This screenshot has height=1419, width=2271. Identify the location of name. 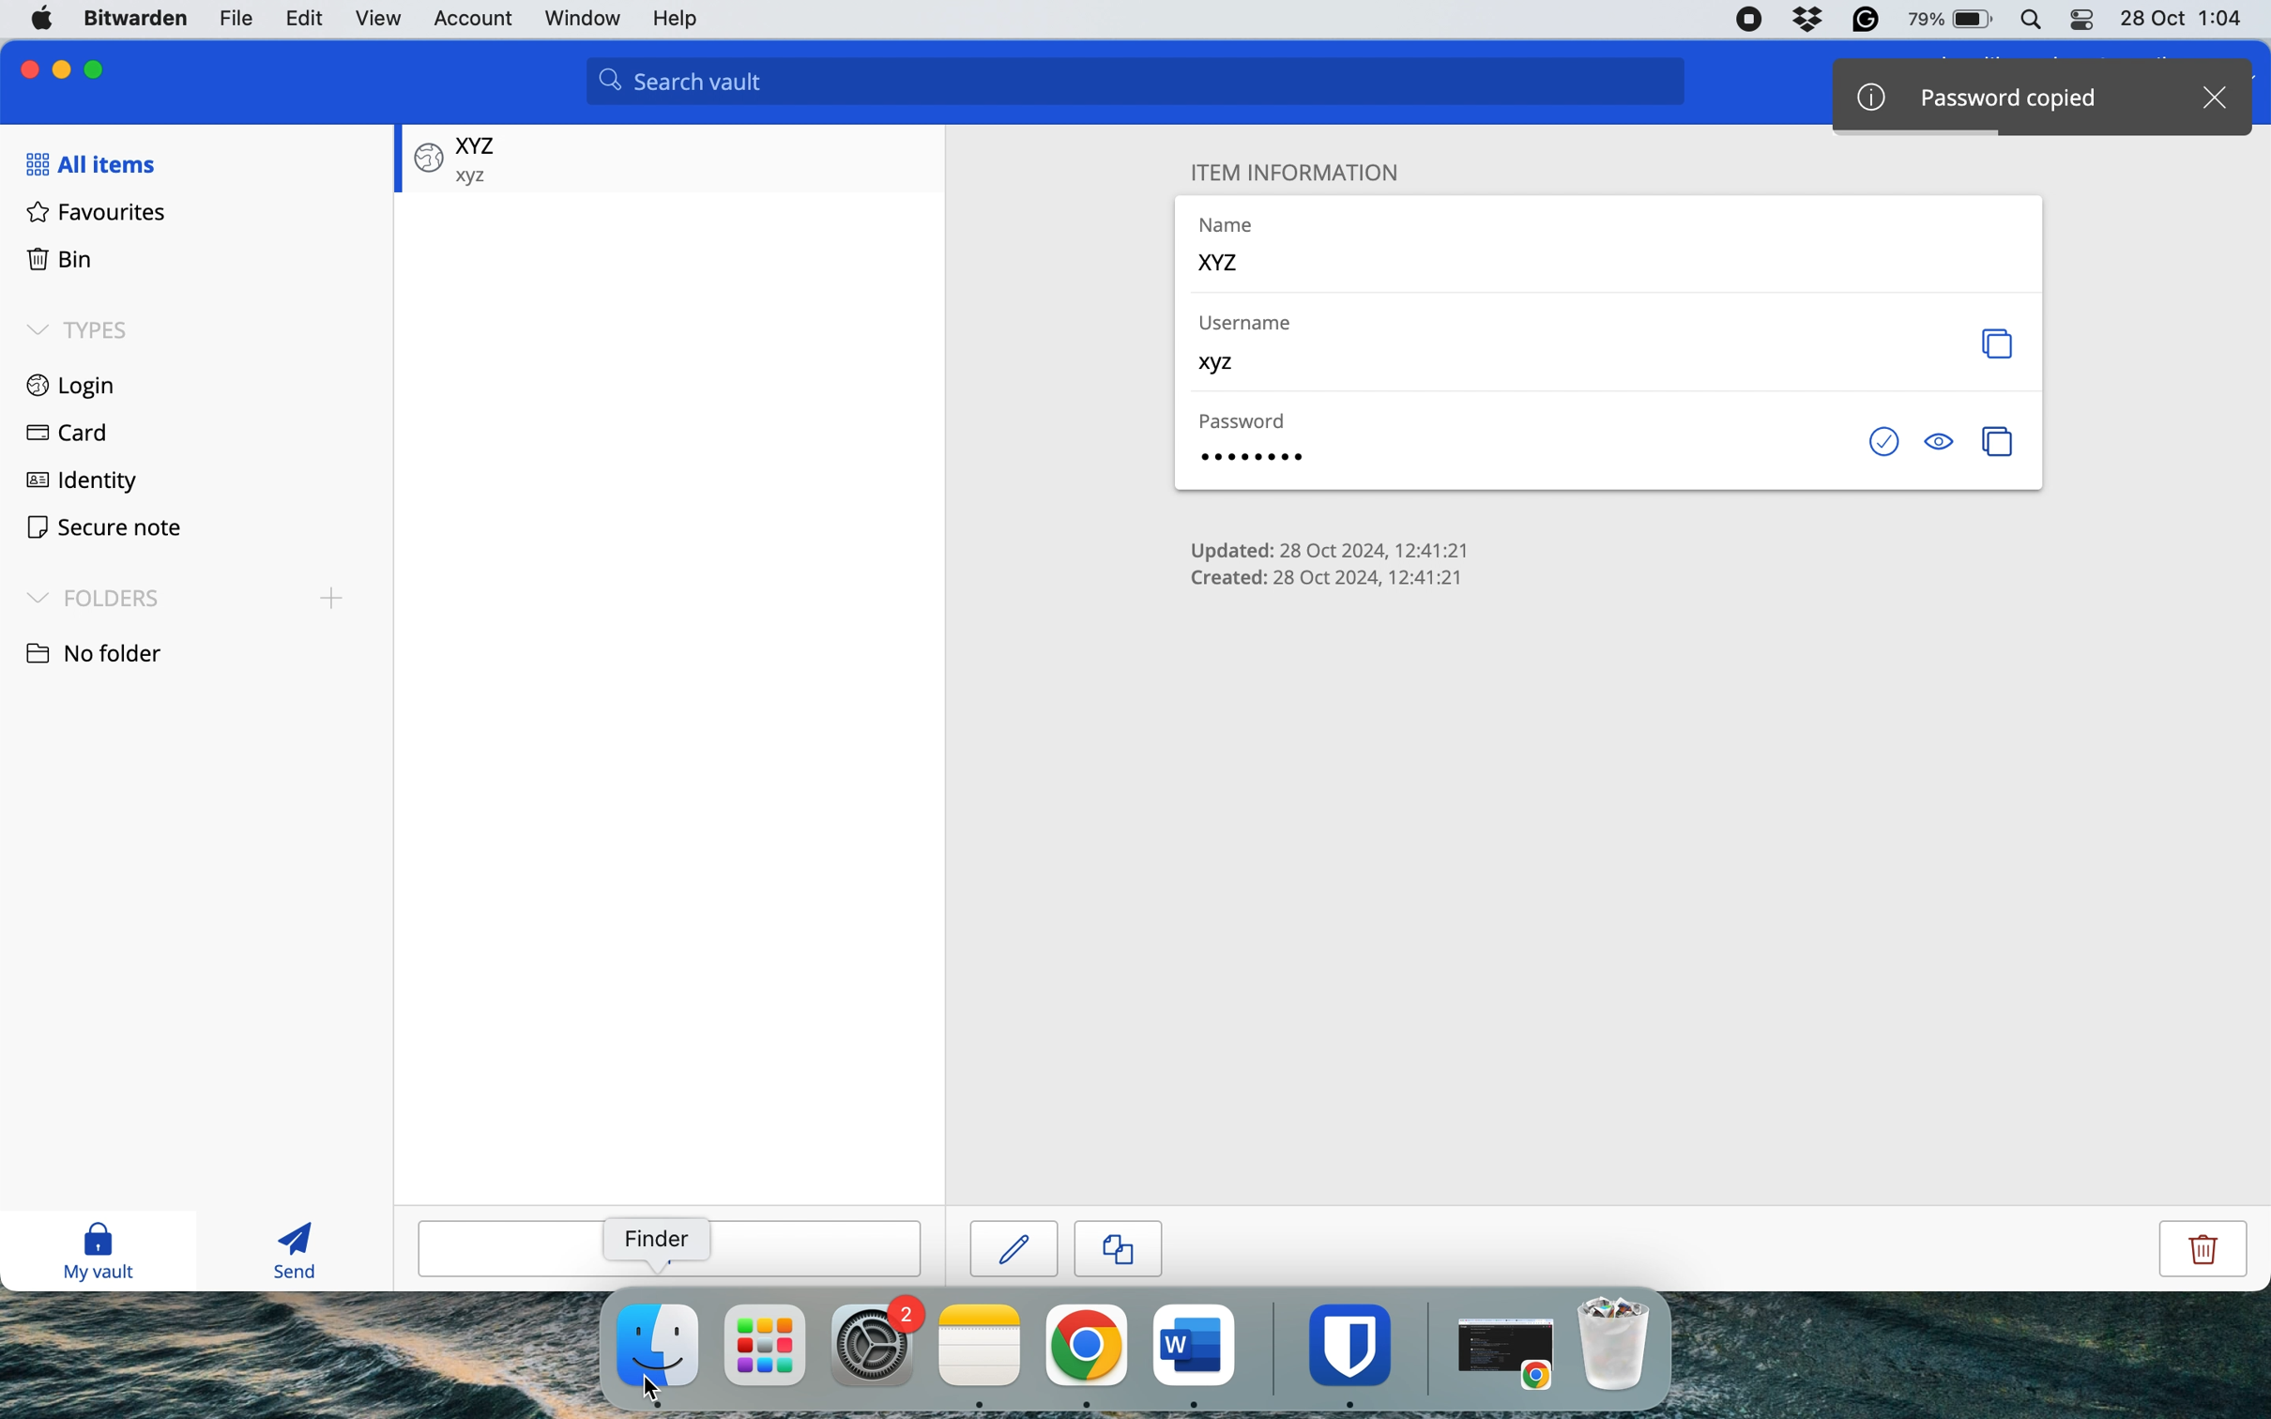
(1239, 246).